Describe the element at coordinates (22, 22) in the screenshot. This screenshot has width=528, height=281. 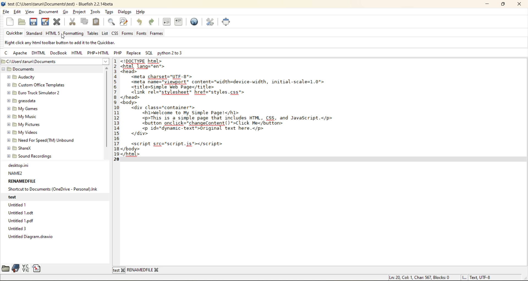
I see `open` at that location.